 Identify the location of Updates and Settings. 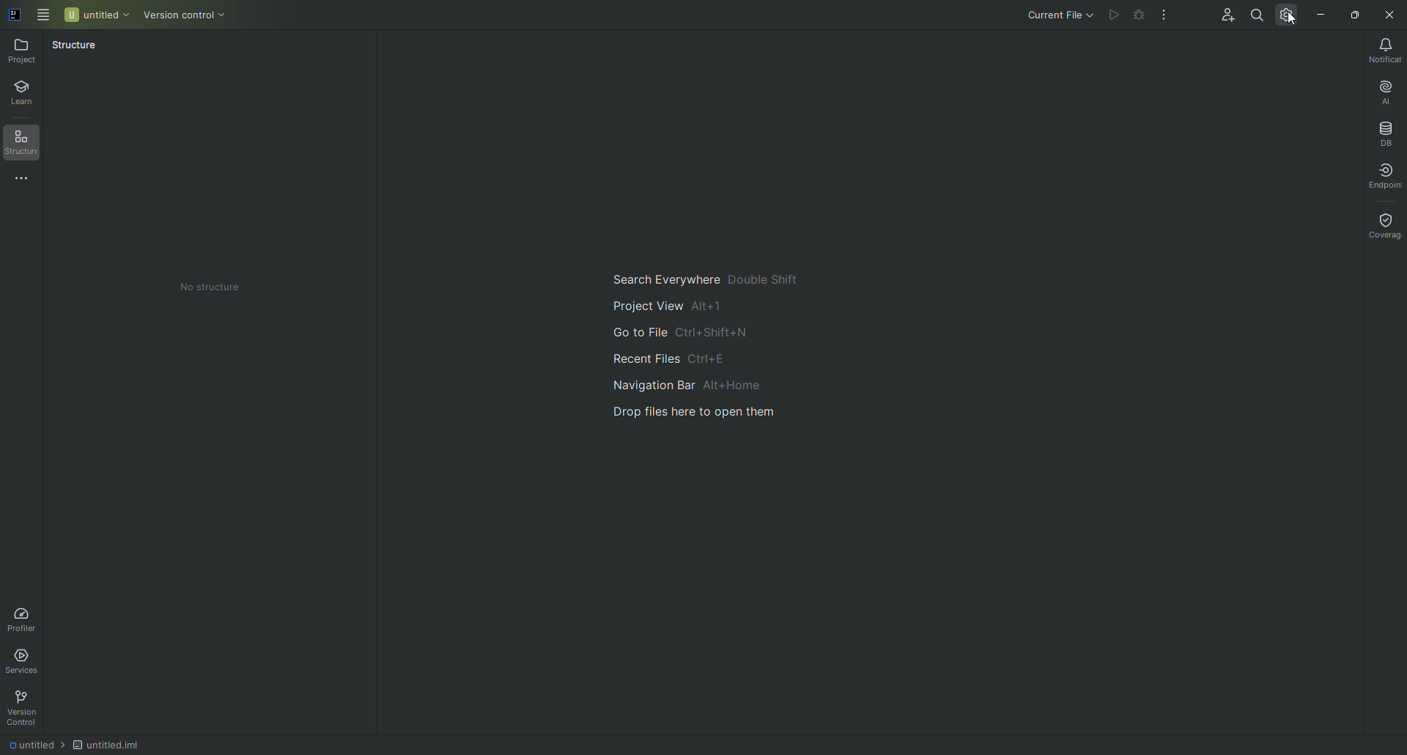
(1285, 14).